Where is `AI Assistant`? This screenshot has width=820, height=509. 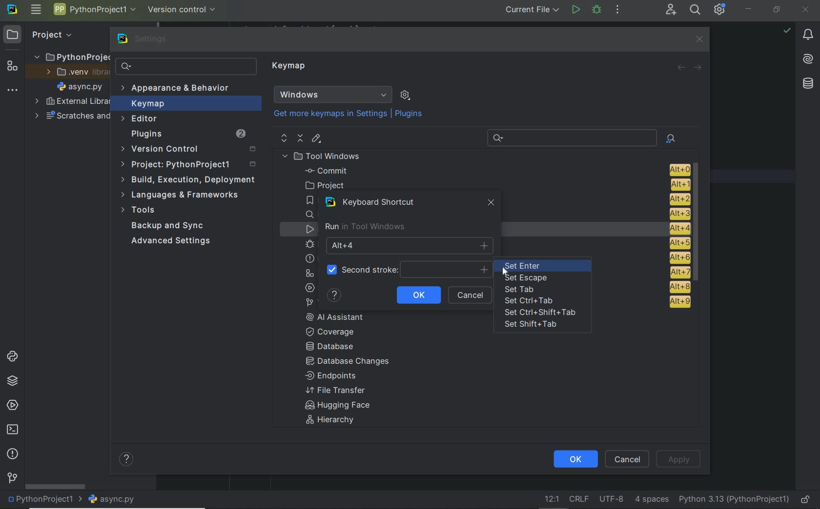 AI Assistant is located at coordinates (809, 60).